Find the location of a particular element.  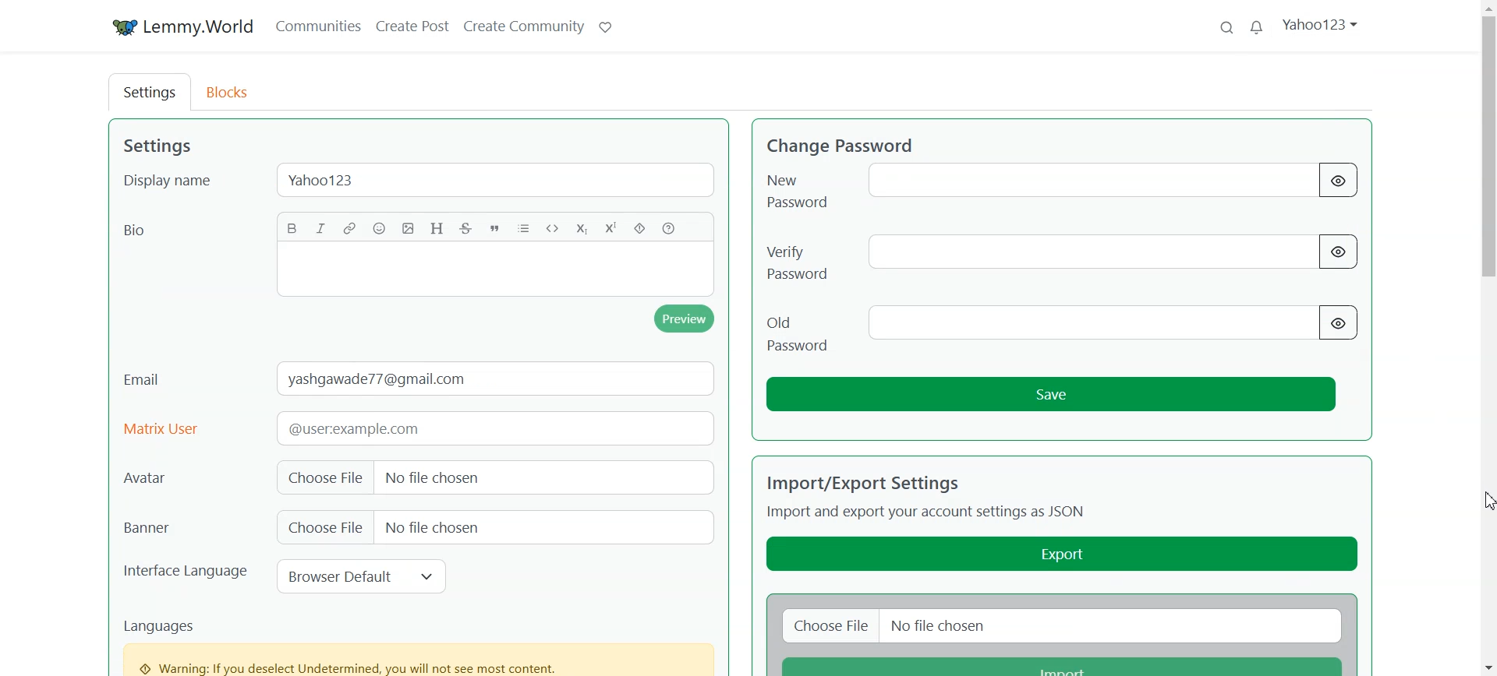

Yahoo123 is located at coordinates (501, 178).